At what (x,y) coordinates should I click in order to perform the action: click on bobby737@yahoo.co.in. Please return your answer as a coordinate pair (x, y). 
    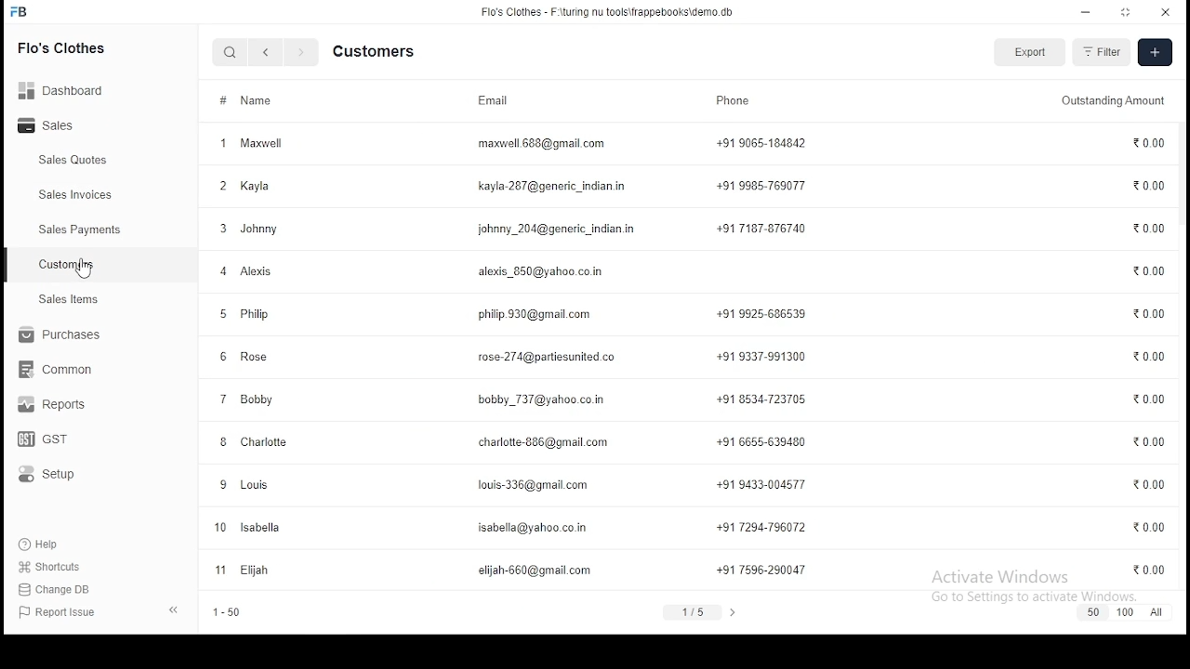
    Looking at the image, I should click on (547, 400).